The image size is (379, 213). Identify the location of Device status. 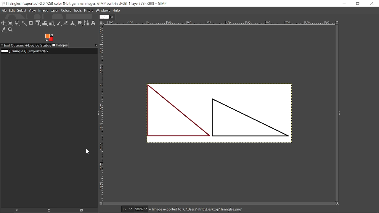
(38, 45).